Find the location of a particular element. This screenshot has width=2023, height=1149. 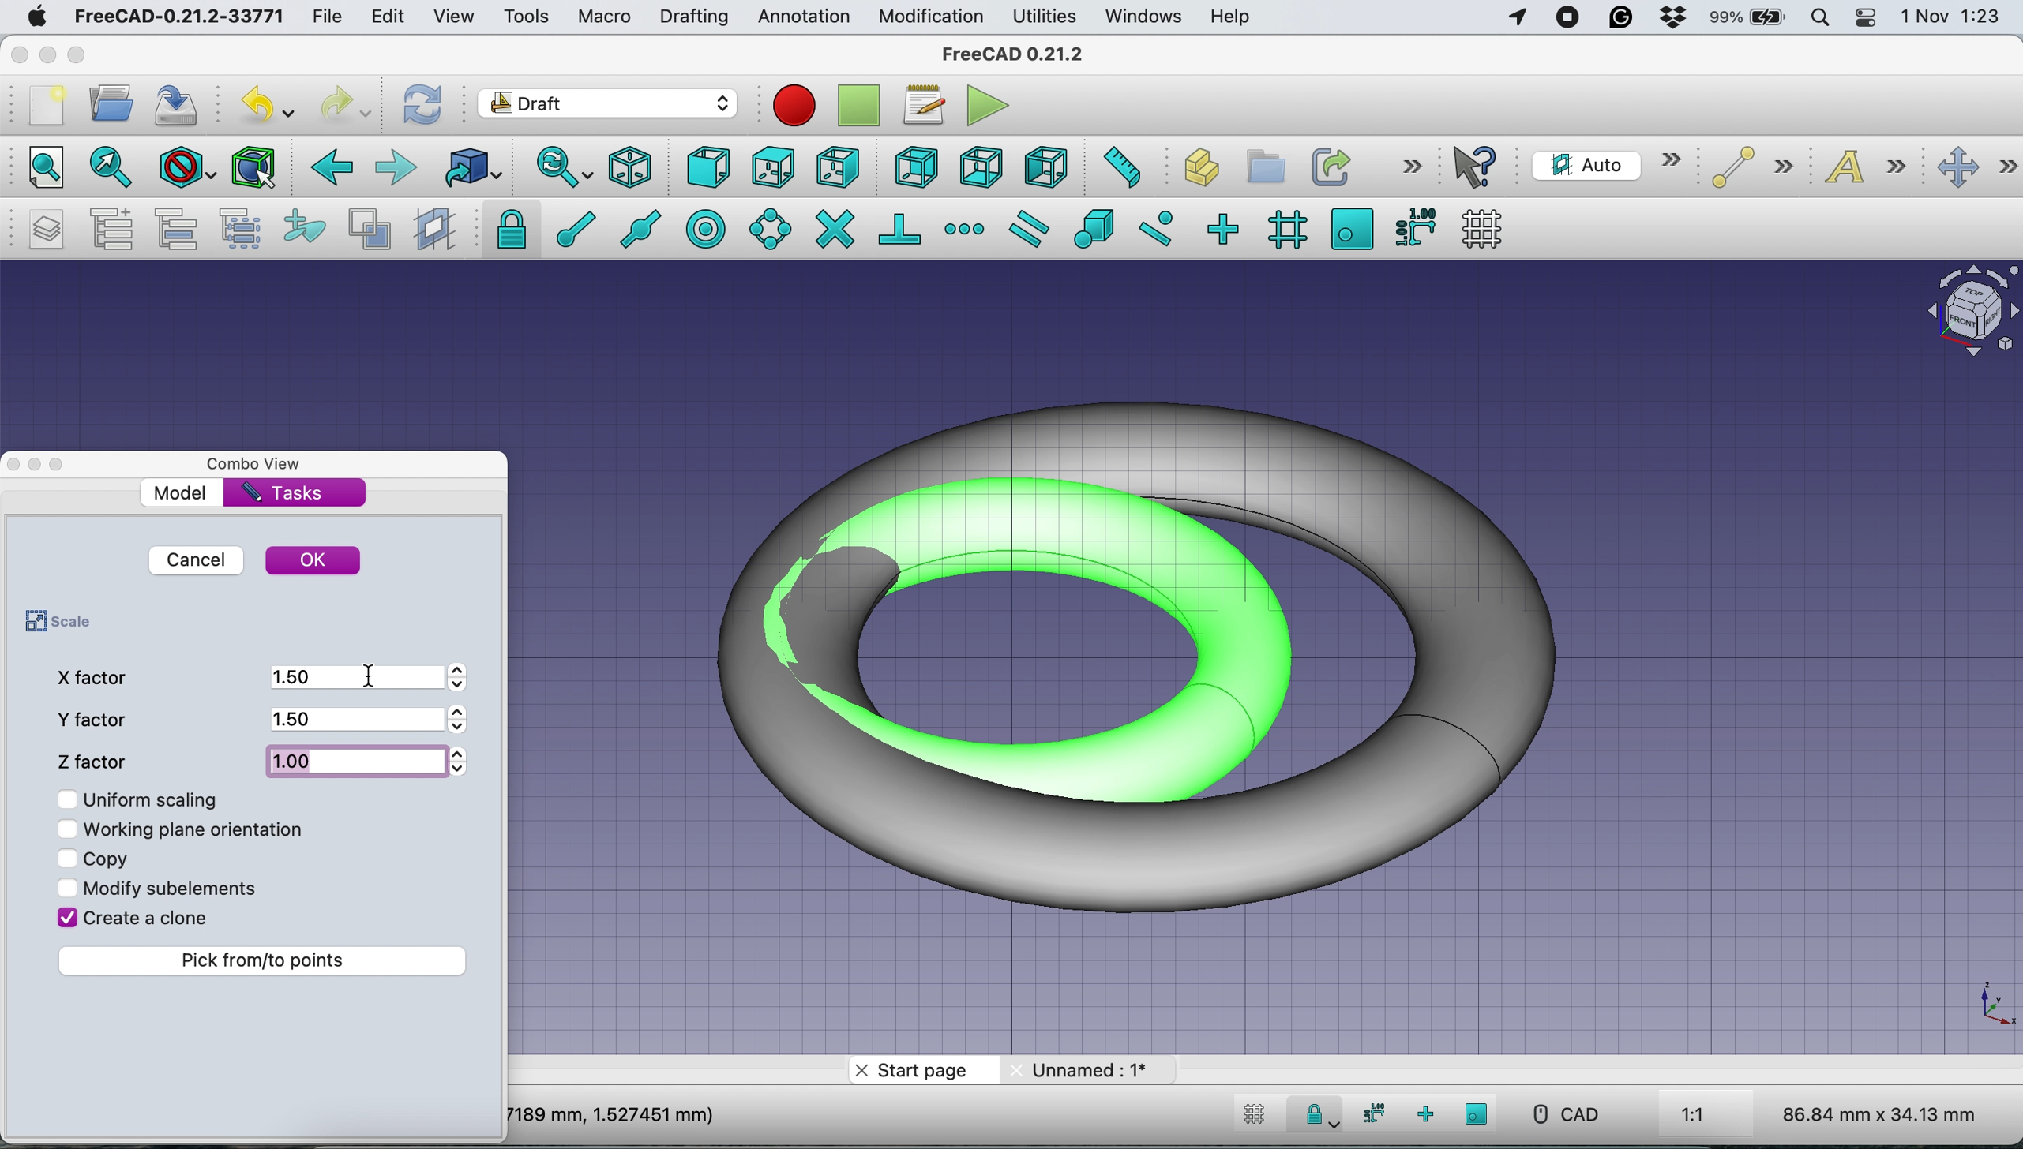

x factor is located at coordinates (96, 676).